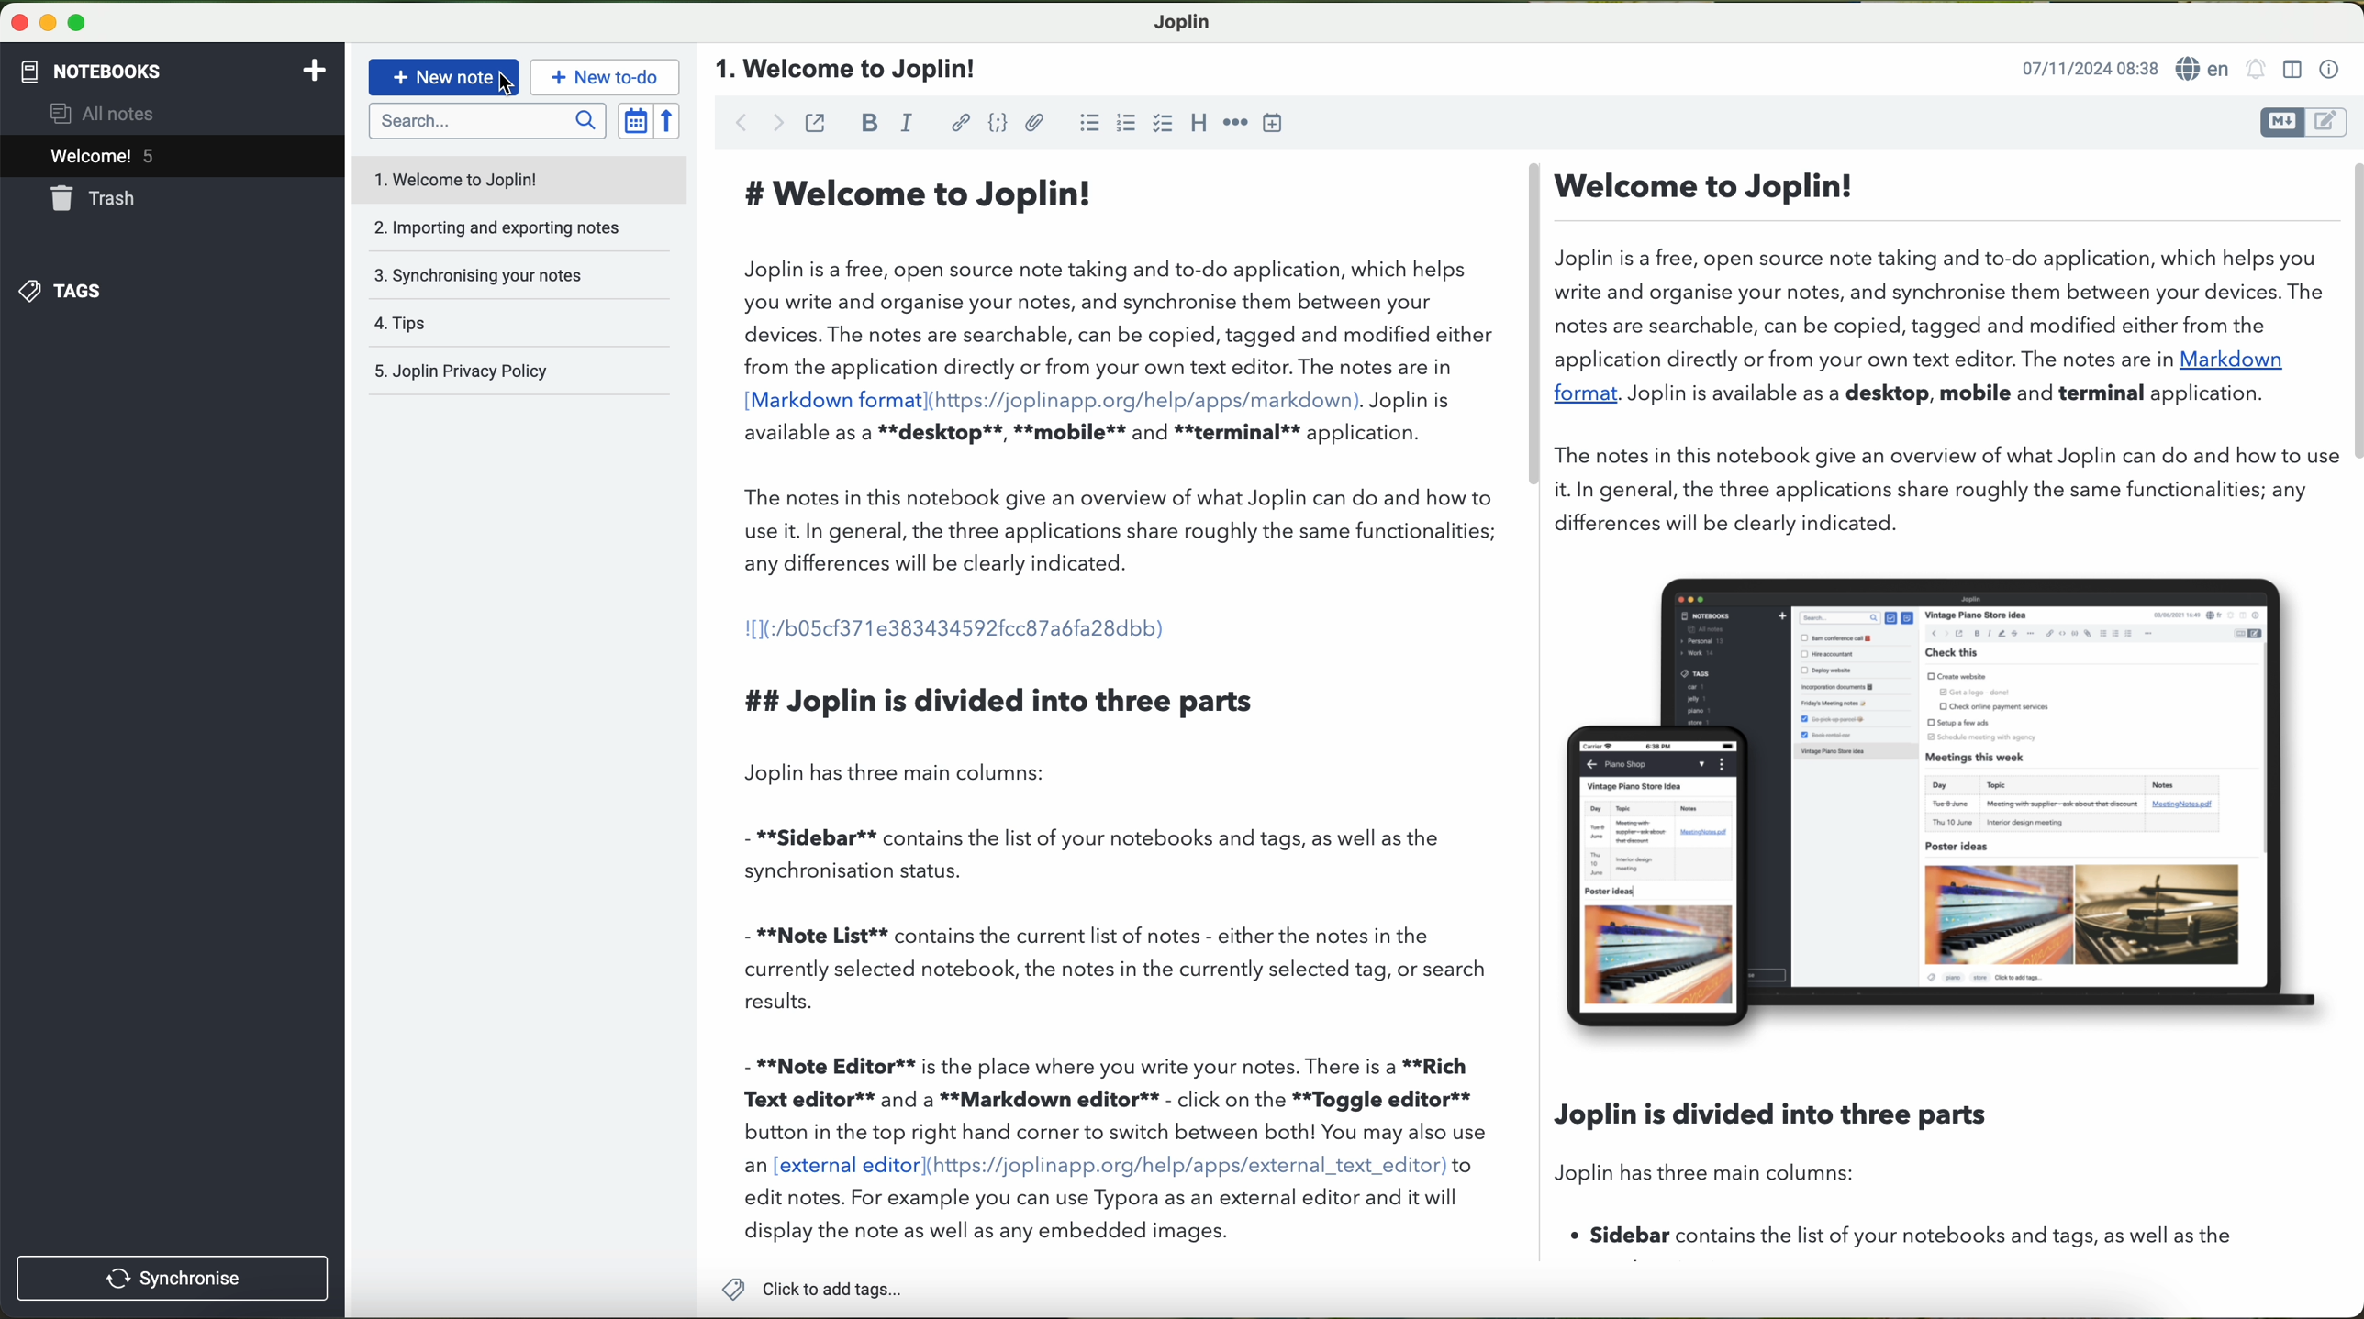 The image size is (2364, 1319). Describe the element at coordinates (444, 77) in the screenshot. I see `new note button` at that location.